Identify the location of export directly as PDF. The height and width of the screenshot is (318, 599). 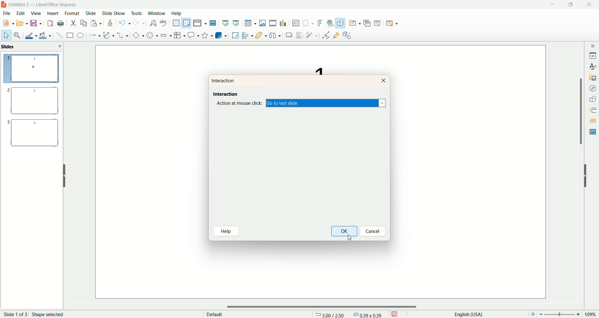
(50, 23).